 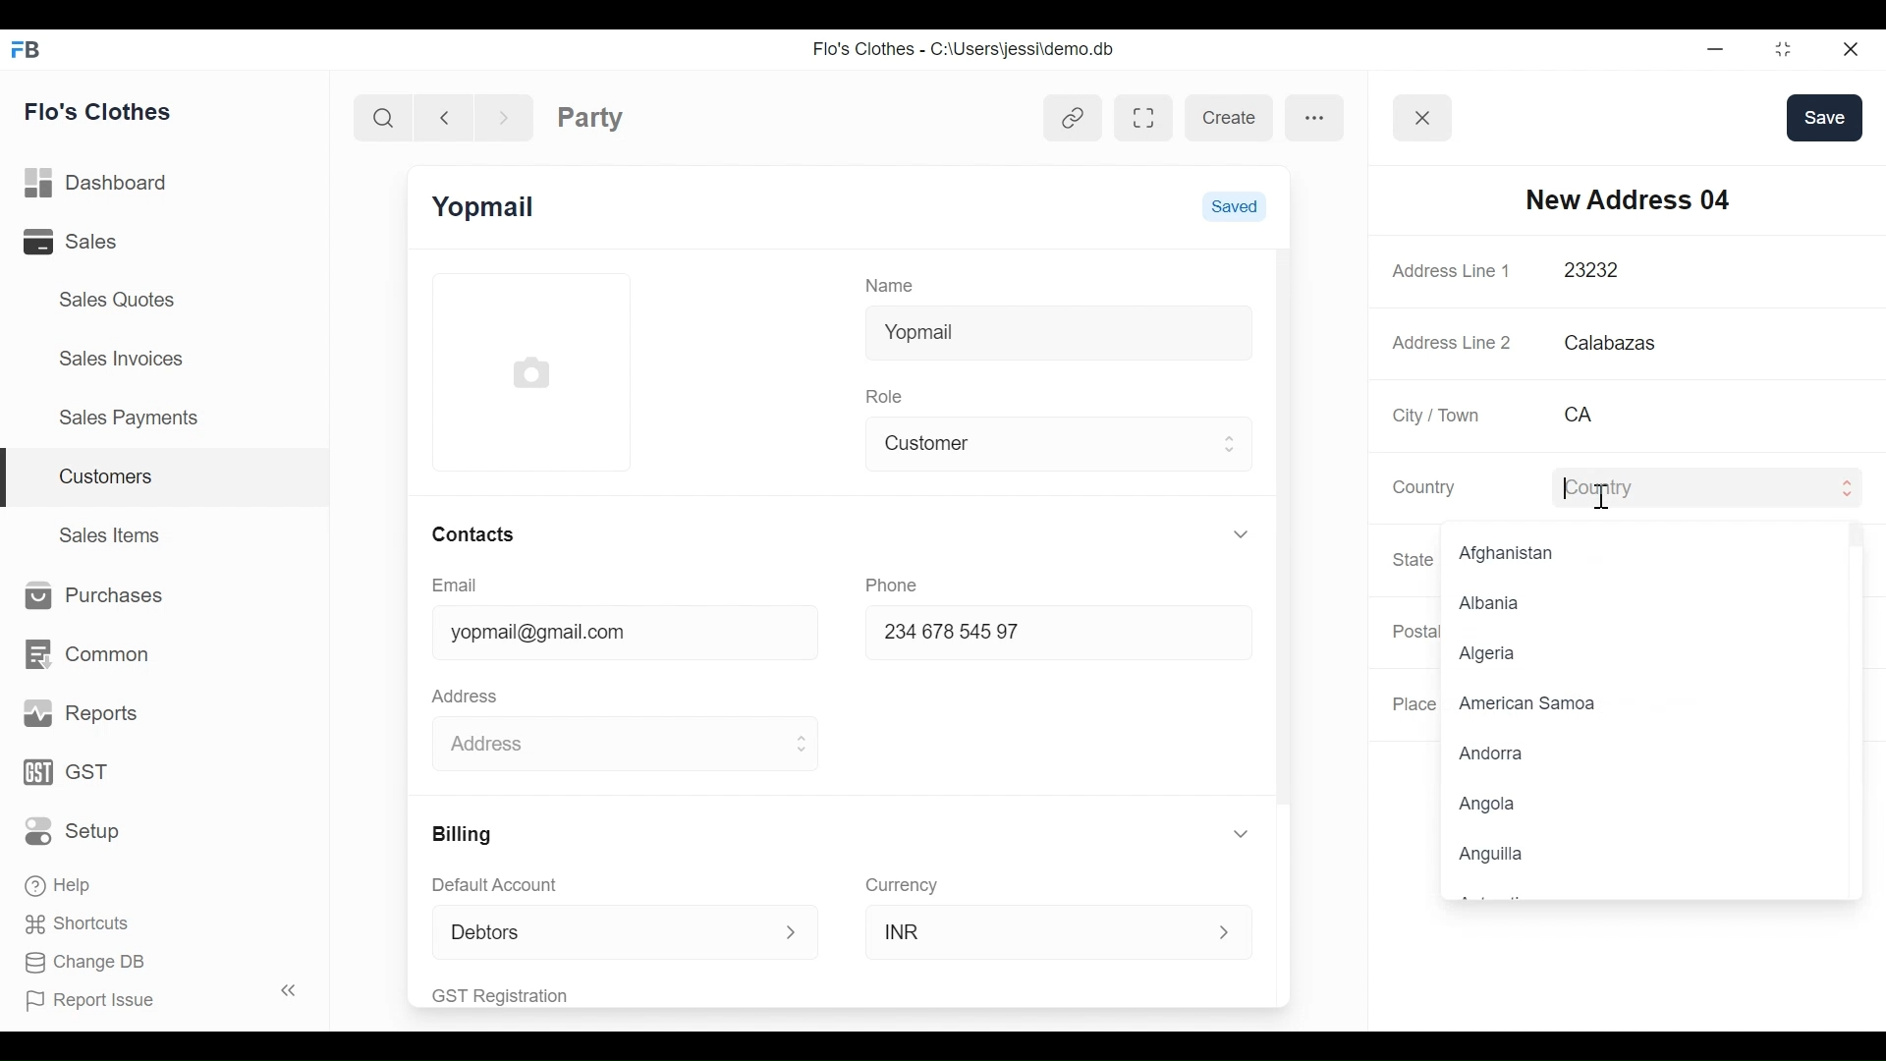 What do you see at coordinates (119, 300) in the screenshot?
I see `Sales Quotes` at bounding box center [119, 300].